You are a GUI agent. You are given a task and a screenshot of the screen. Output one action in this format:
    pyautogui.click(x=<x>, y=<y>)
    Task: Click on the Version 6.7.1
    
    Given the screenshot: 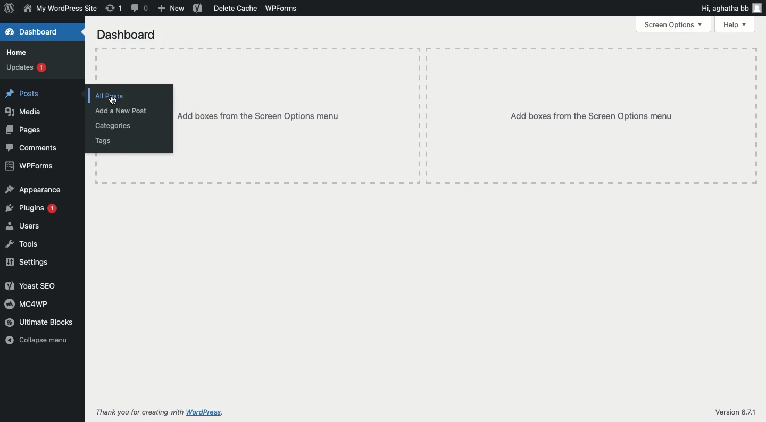 What is the action you would take?
    pyautogui.click(x=729, y=409)
    